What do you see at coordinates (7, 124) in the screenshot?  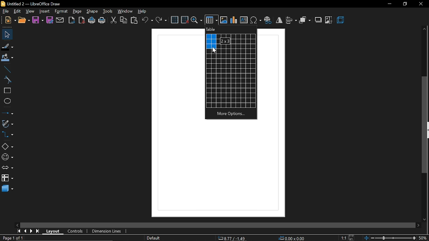 I see `curves and polygons` at bounding box center [7, 124].